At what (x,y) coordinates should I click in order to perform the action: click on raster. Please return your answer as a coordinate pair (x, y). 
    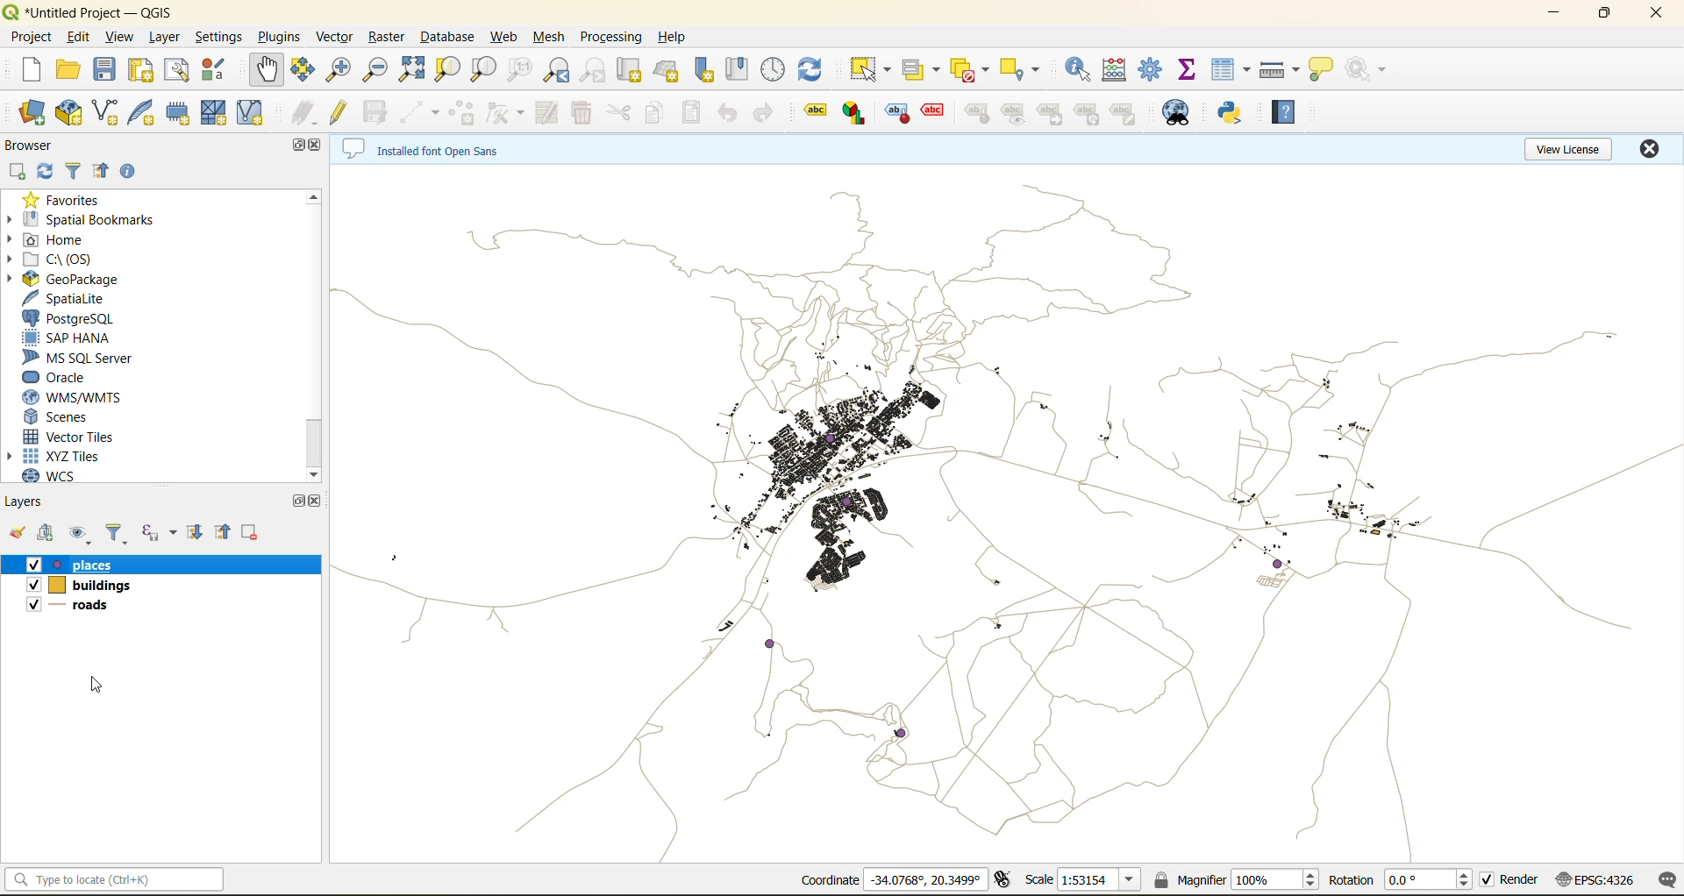
    Looking at the image, I should click on (388, 35).